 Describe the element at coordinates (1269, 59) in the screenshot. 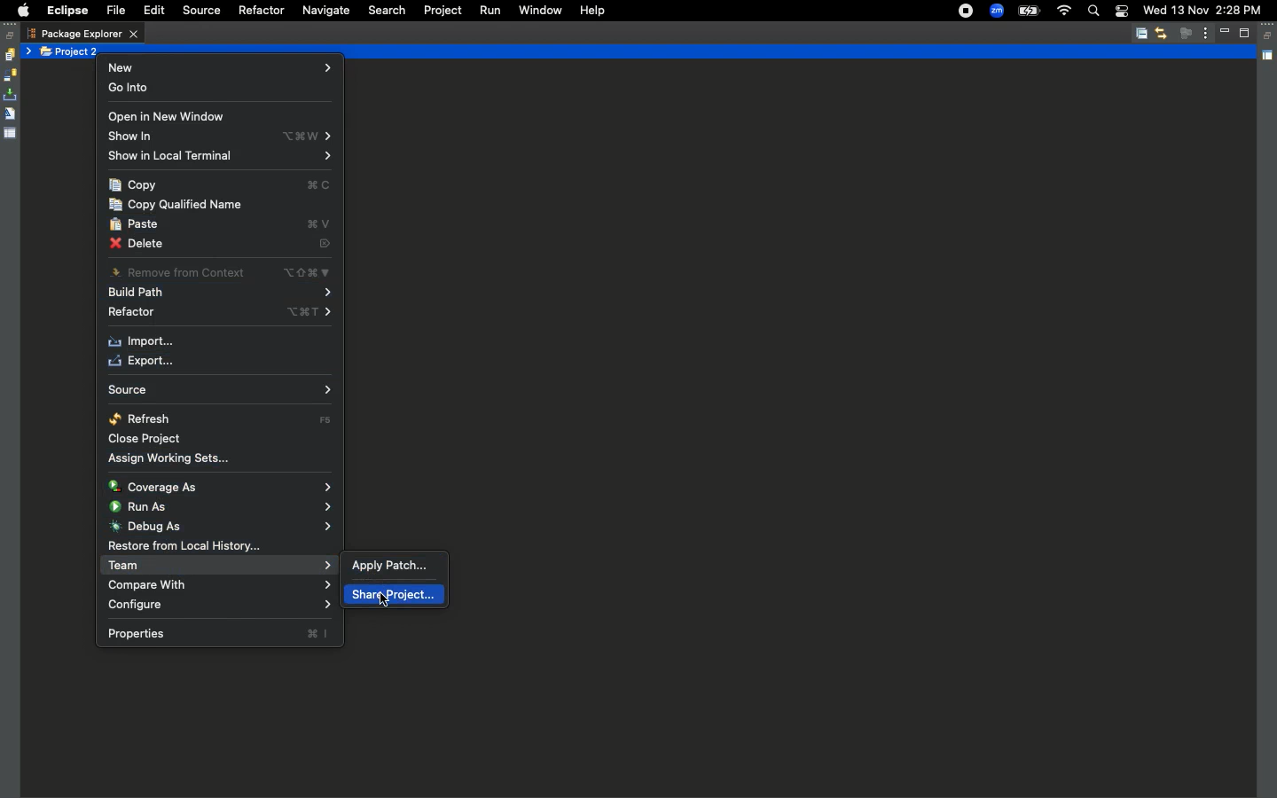

I see `Shared area` at that location.